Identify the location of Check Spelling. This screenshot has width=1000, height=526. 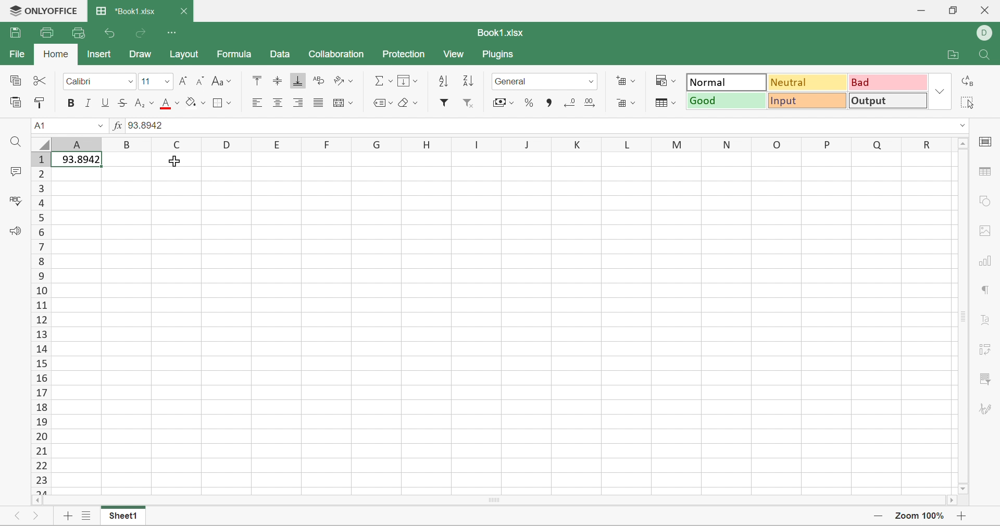
(16, 202).